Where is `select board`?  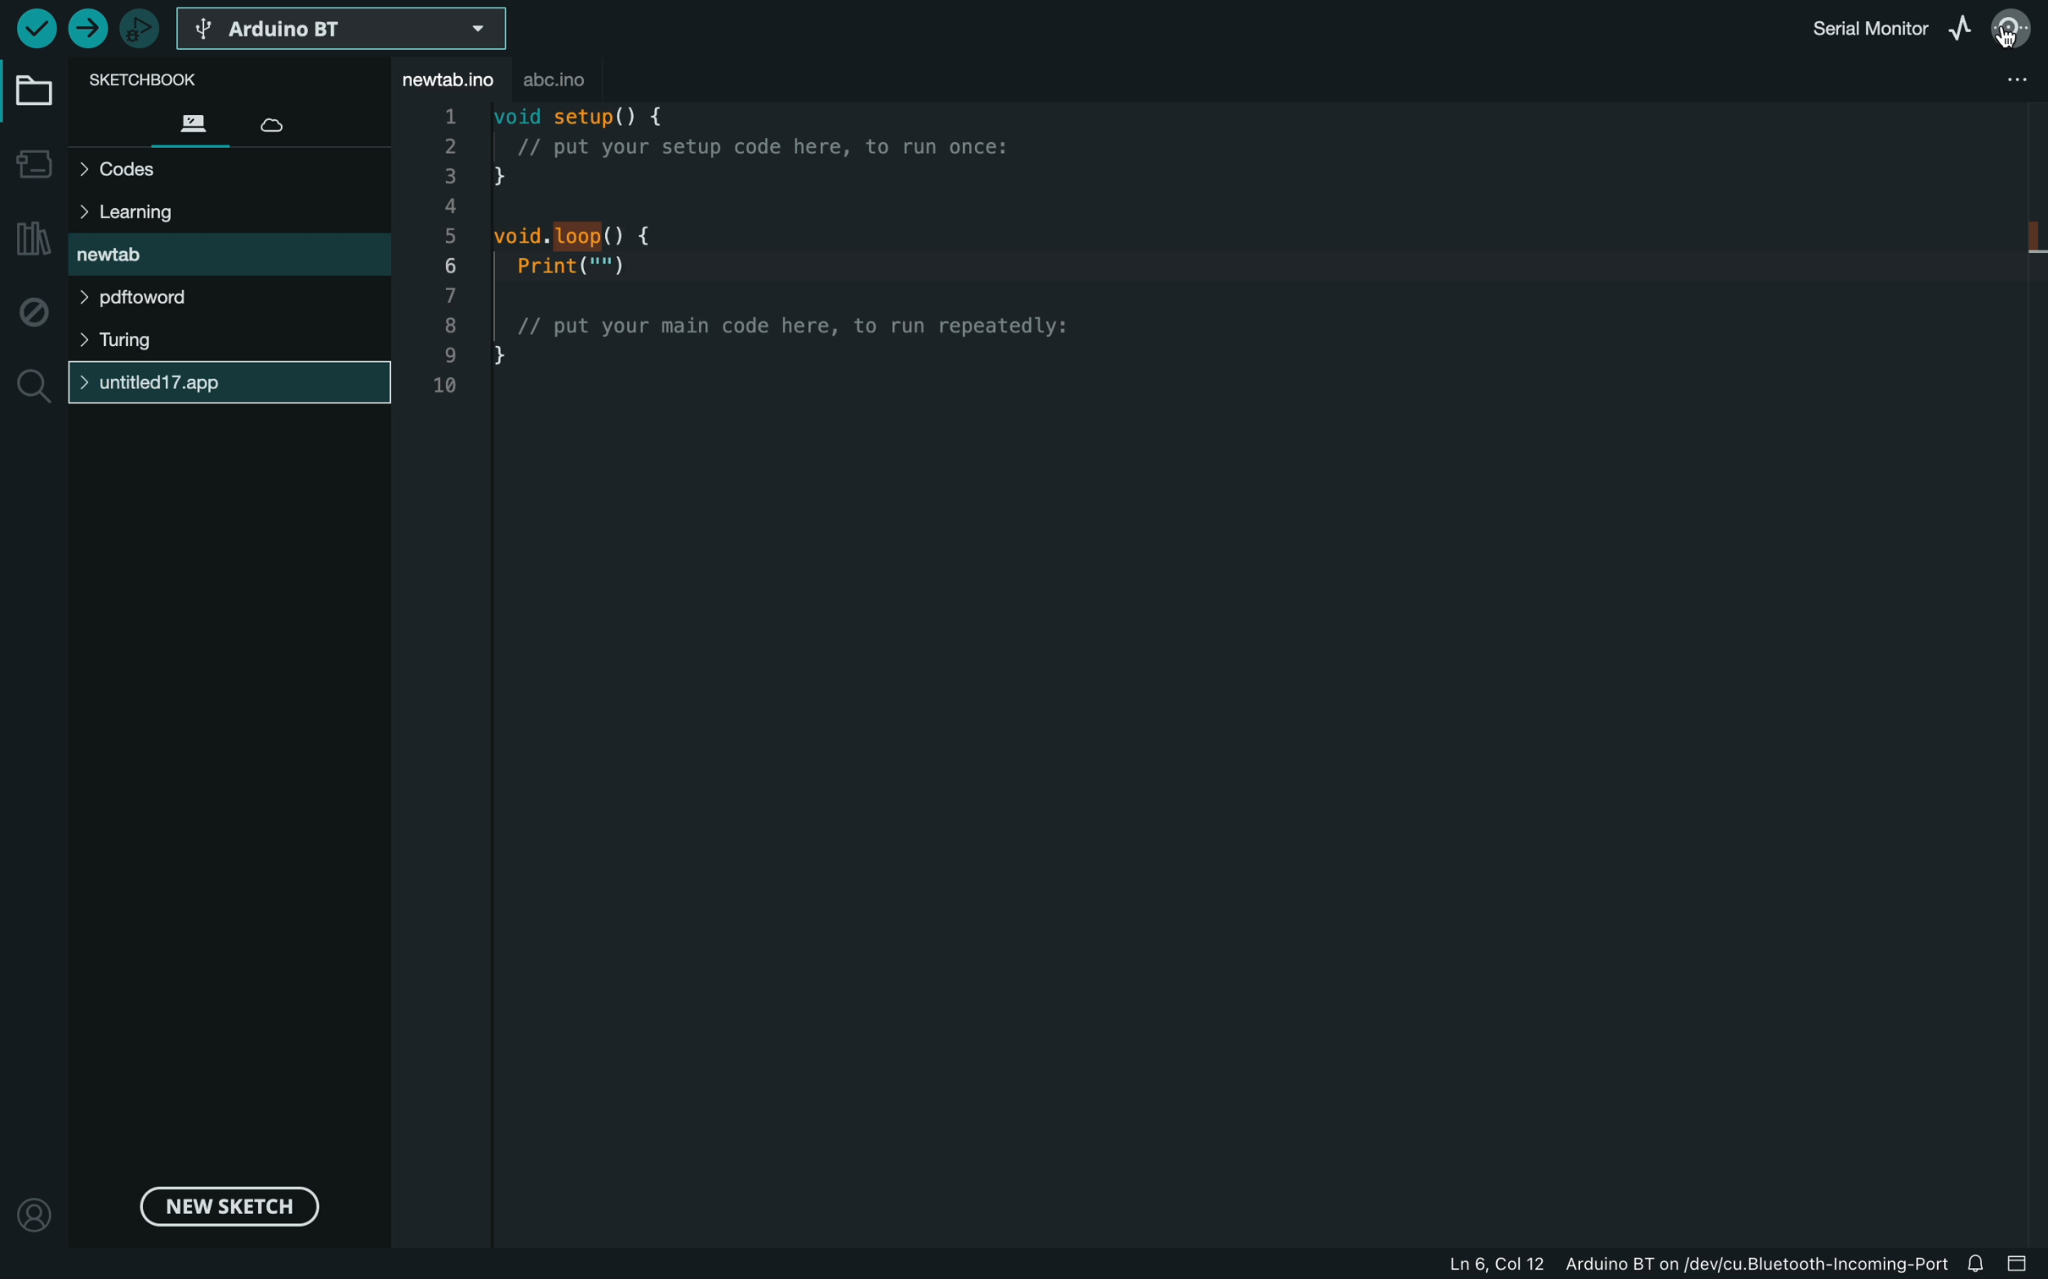
select board is located at coordinates (347, 31).